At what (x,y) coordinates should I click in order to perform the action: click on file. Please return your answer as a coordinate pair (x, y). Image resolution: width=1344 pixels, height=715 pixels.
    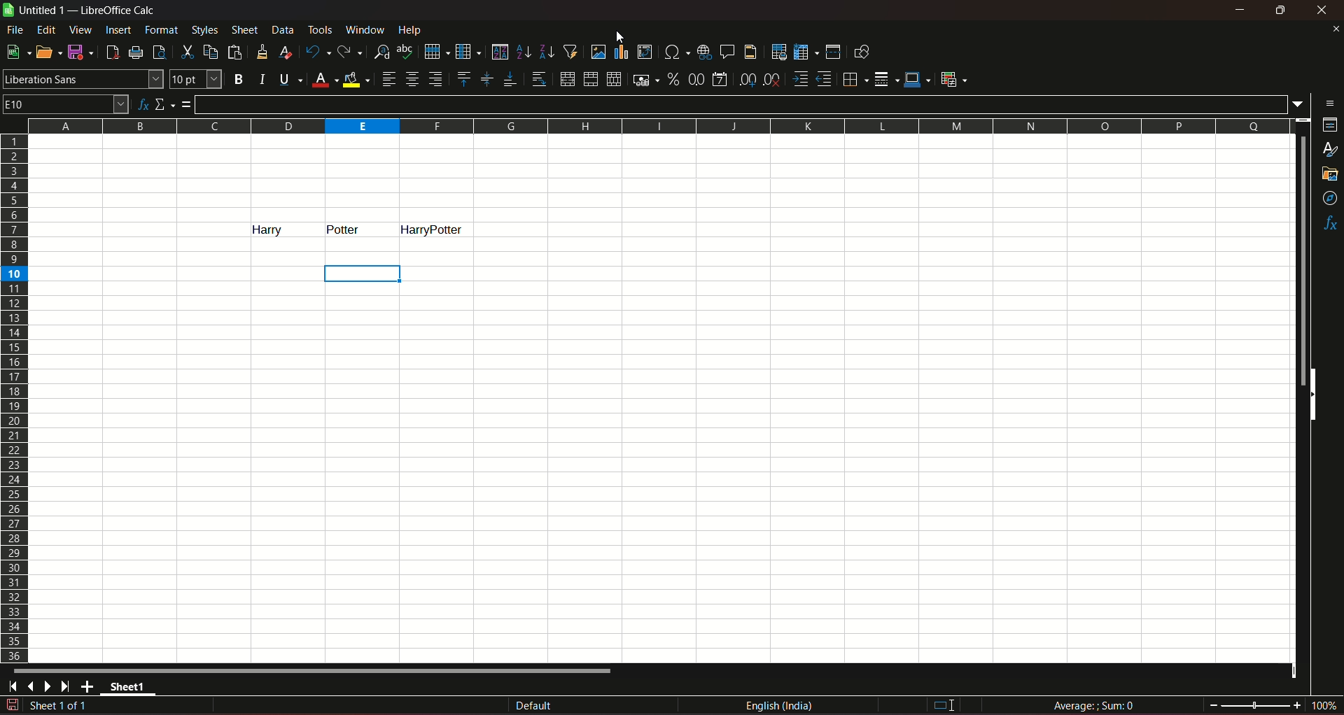
    Looking at the image, I should click on (16, 29).